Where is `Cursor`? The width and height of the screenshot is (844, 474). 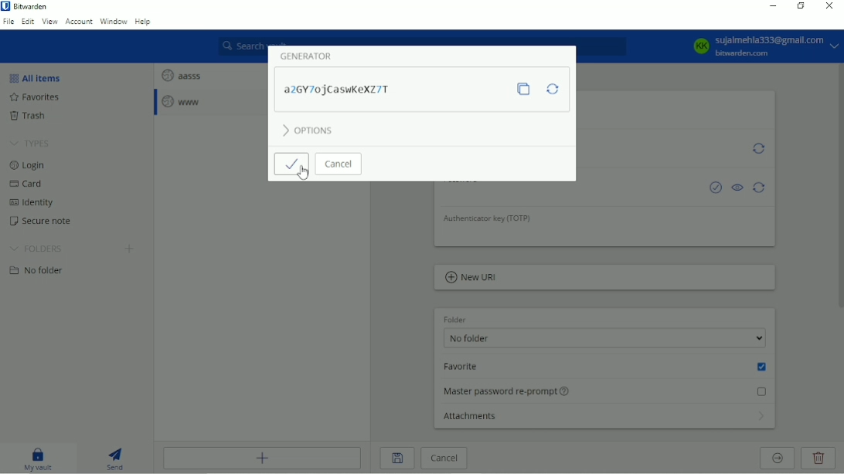 Cursor is located at coordinates (303, 173).